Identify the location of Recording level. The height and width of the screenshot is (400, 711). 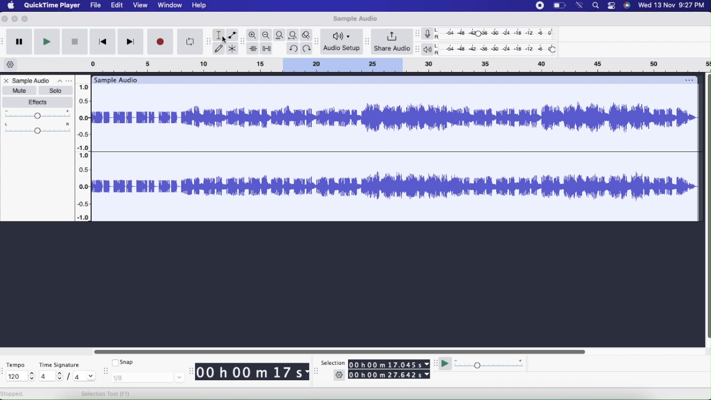
(499, 35).